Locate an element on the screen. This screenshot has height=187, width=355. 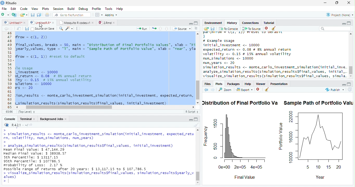
Go to next section of code is located at coordinates (167, 29).